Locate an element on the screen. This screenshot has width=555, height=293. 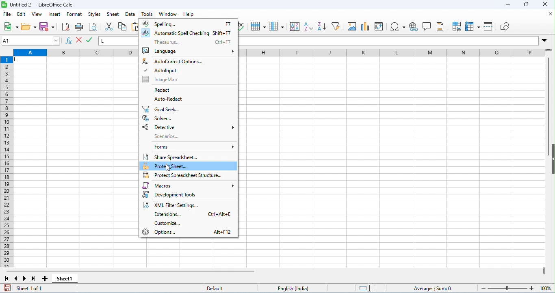
zoom is located at coordinates (514, 287).